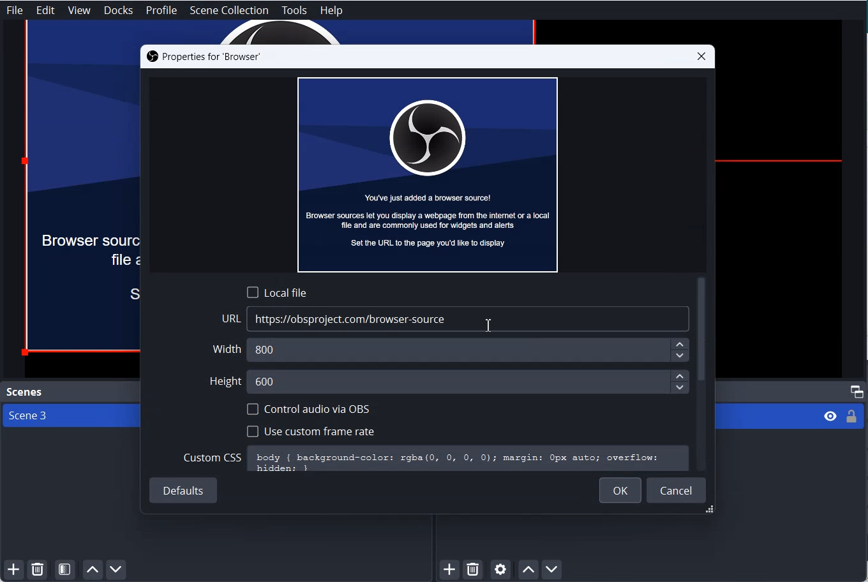  Describe the element at coordinates (230, 10) in the screenshot. I see `Scene Collection` at that location.